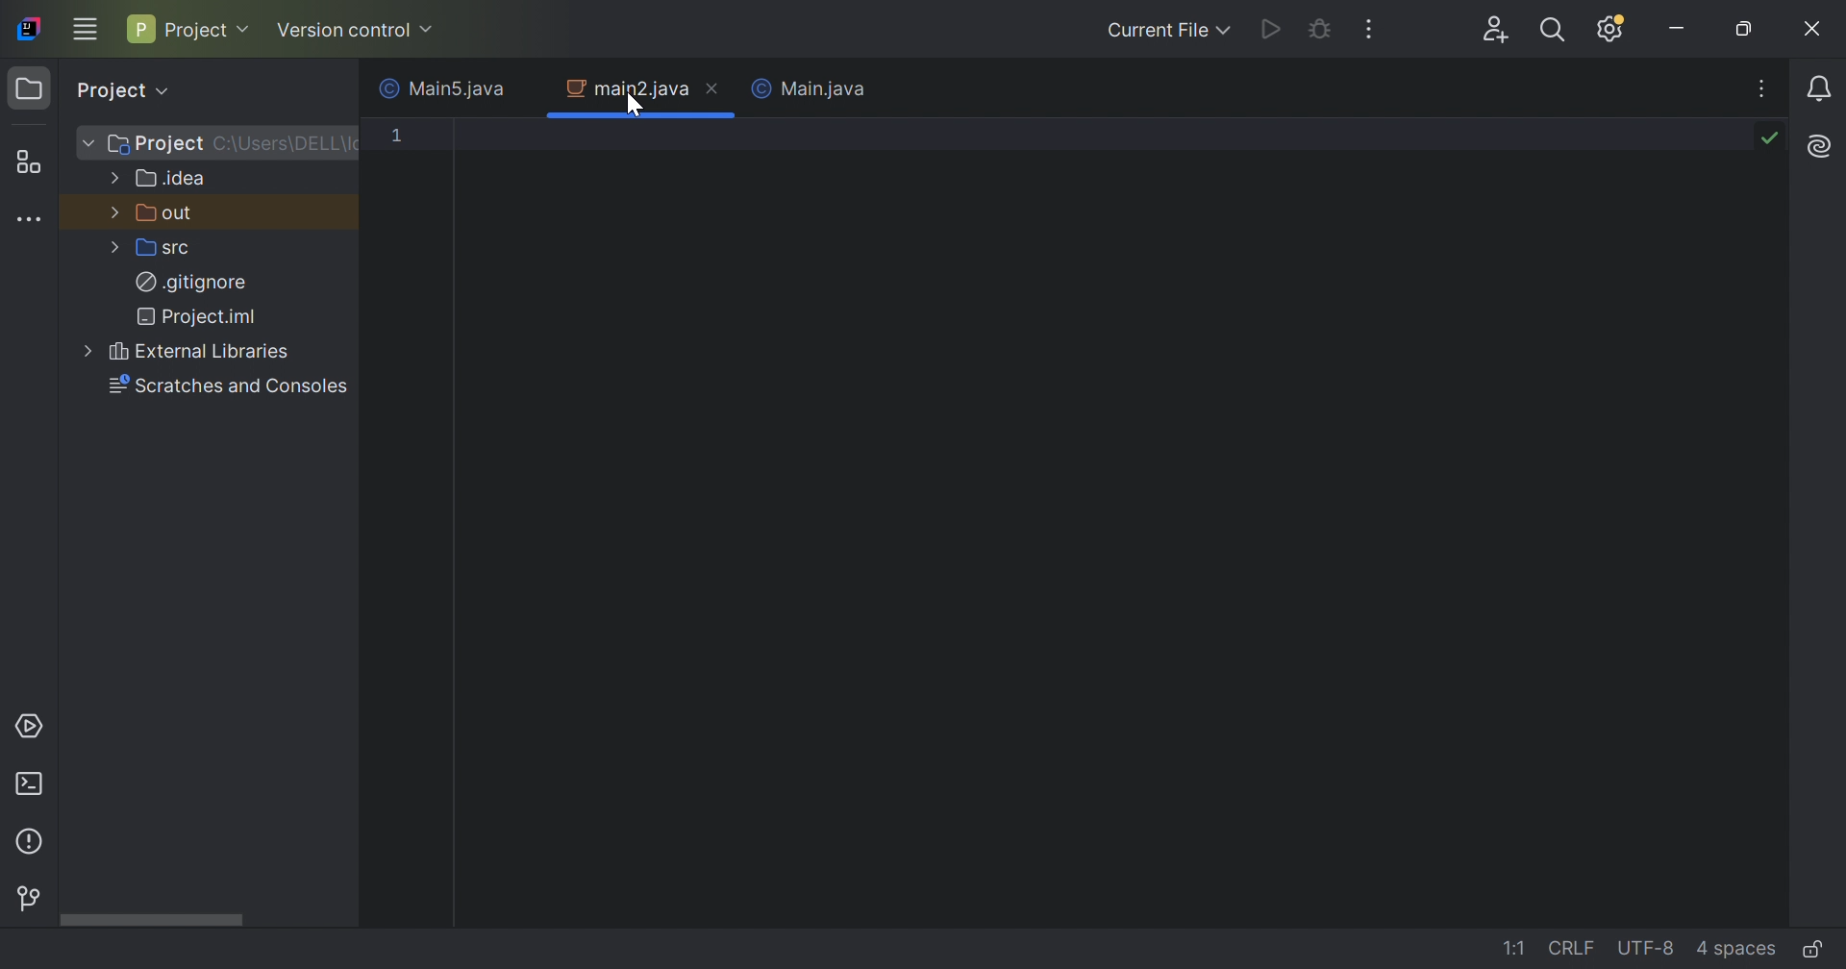  Describe the element at coordinates (1319, 31) in the screenshot. I see `Debug` at that location.